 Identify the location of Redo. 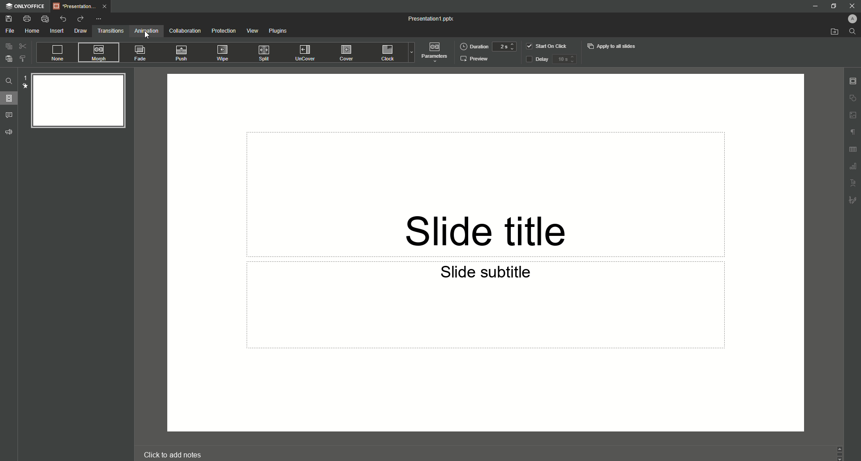
(81, 19).